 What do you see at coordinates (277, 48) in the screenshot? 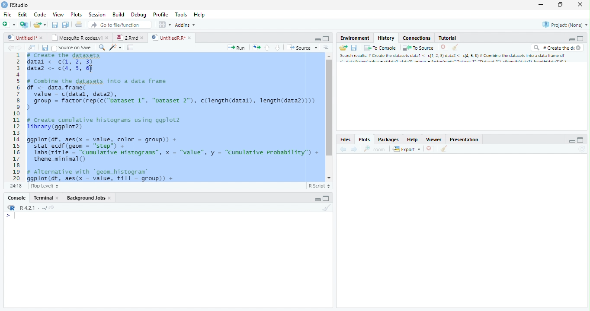
I see `Go to the next section/chunk` at bounding box center [277, 48].